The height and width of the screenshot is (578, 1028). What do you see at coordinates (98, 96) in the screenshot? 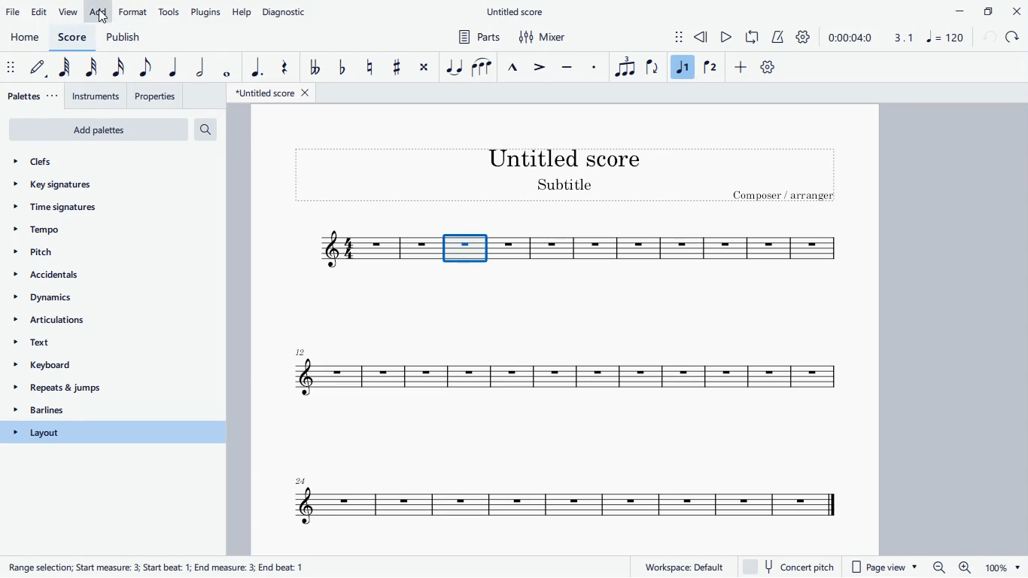
I see `instruments` at bounding box center [98, 96].